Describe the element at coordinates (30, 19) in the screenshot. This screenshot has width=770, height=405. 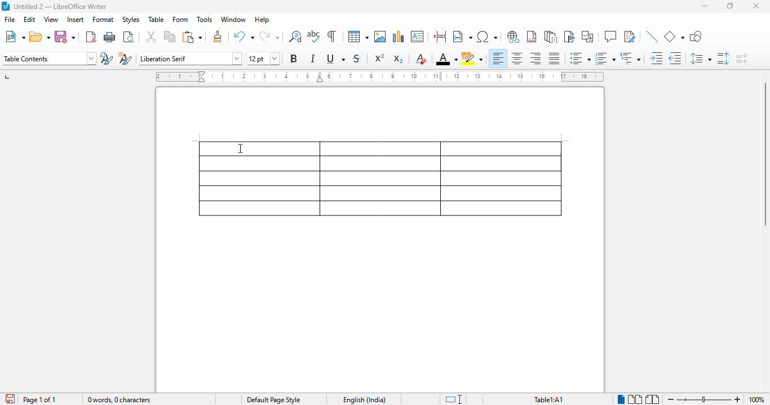
I see `edit` at that location.